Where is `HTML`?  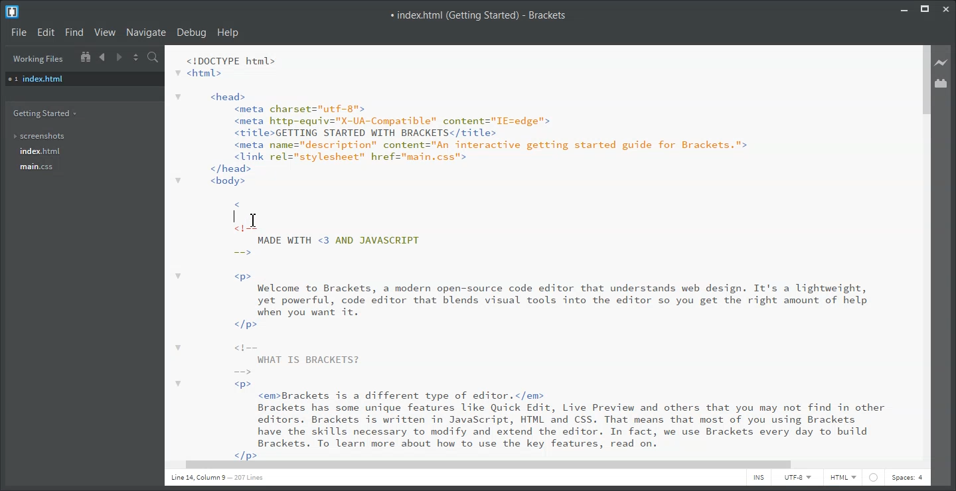
HTML is located at coordinates (844, 478).